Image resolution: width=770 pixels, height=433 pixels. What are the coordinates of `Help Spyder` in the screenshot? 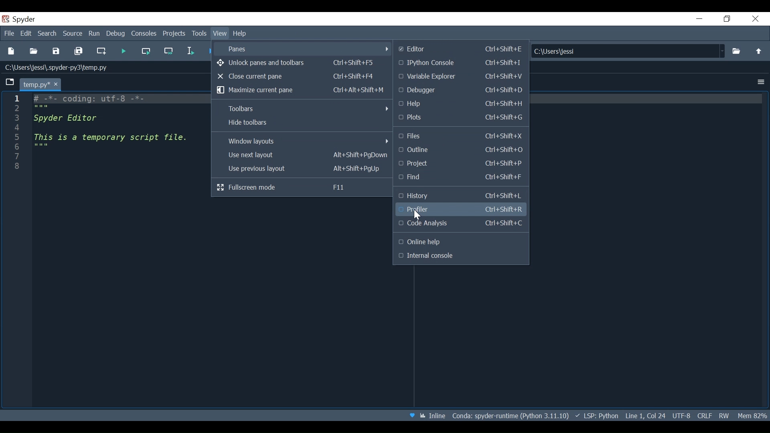 It's located at (411, 415).